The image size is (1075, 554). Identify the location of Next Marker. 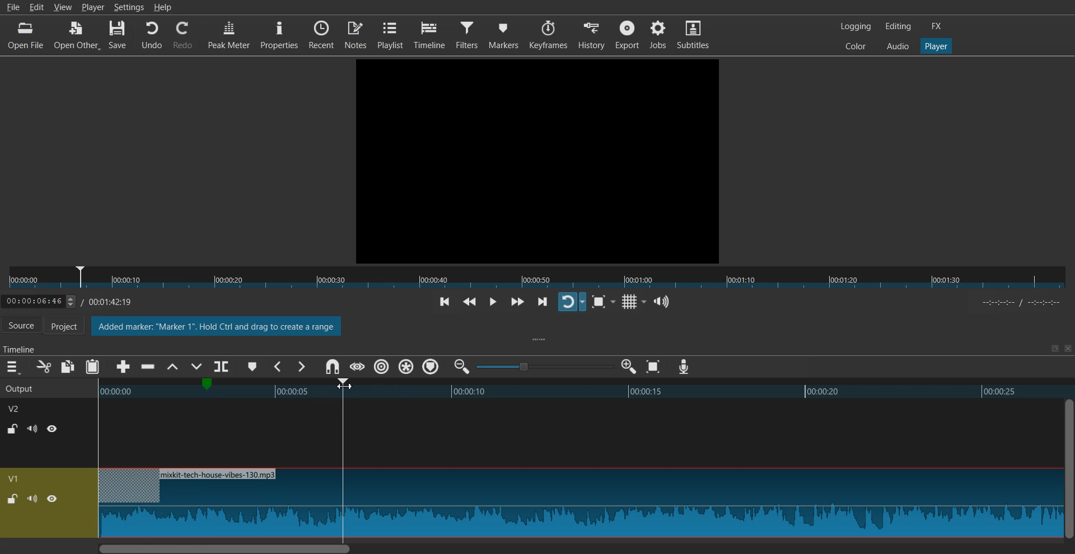
(301, 367).